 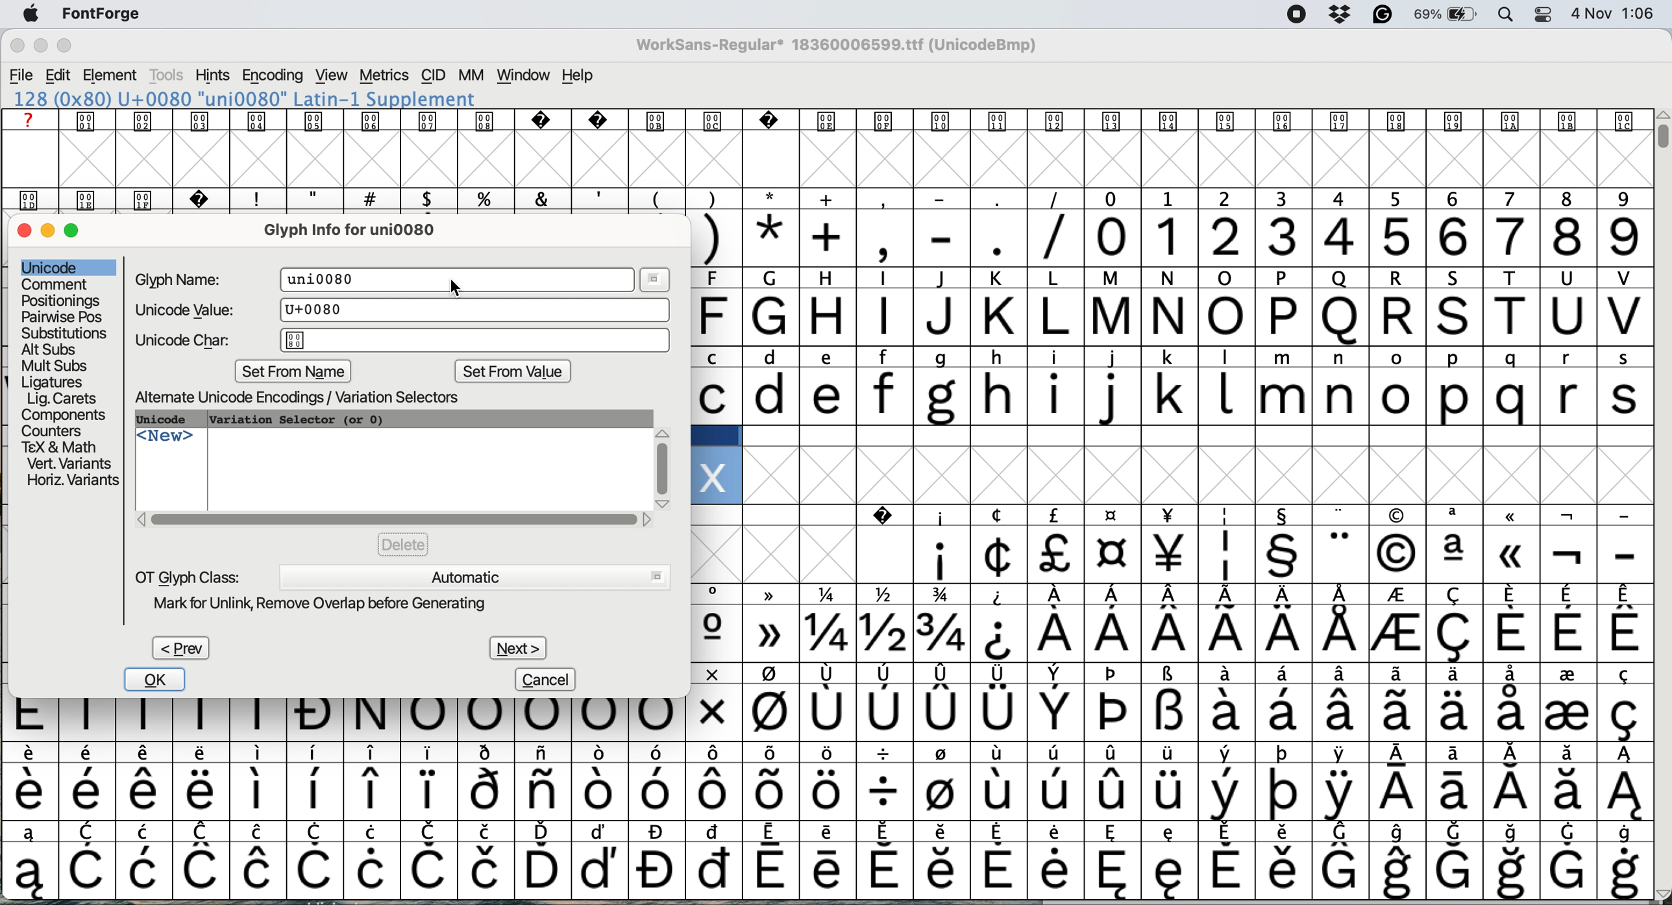 What do you see at coordinates (64, 316) in the screenshot?
I see `pairwise pose` at bounding box center [64, 316].